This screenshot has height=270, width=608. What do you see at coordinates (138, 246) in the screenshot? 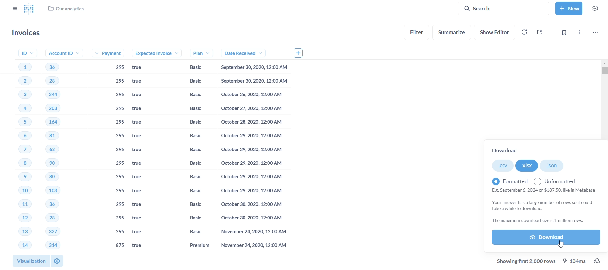
I see `true` at bounding box center [138, 246].